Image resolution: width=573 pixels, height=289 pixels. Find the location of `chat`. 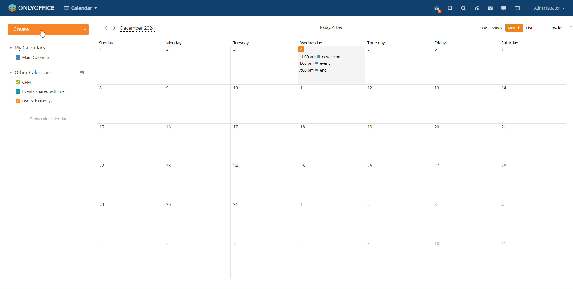

chat is located at coordinates (504, 8).